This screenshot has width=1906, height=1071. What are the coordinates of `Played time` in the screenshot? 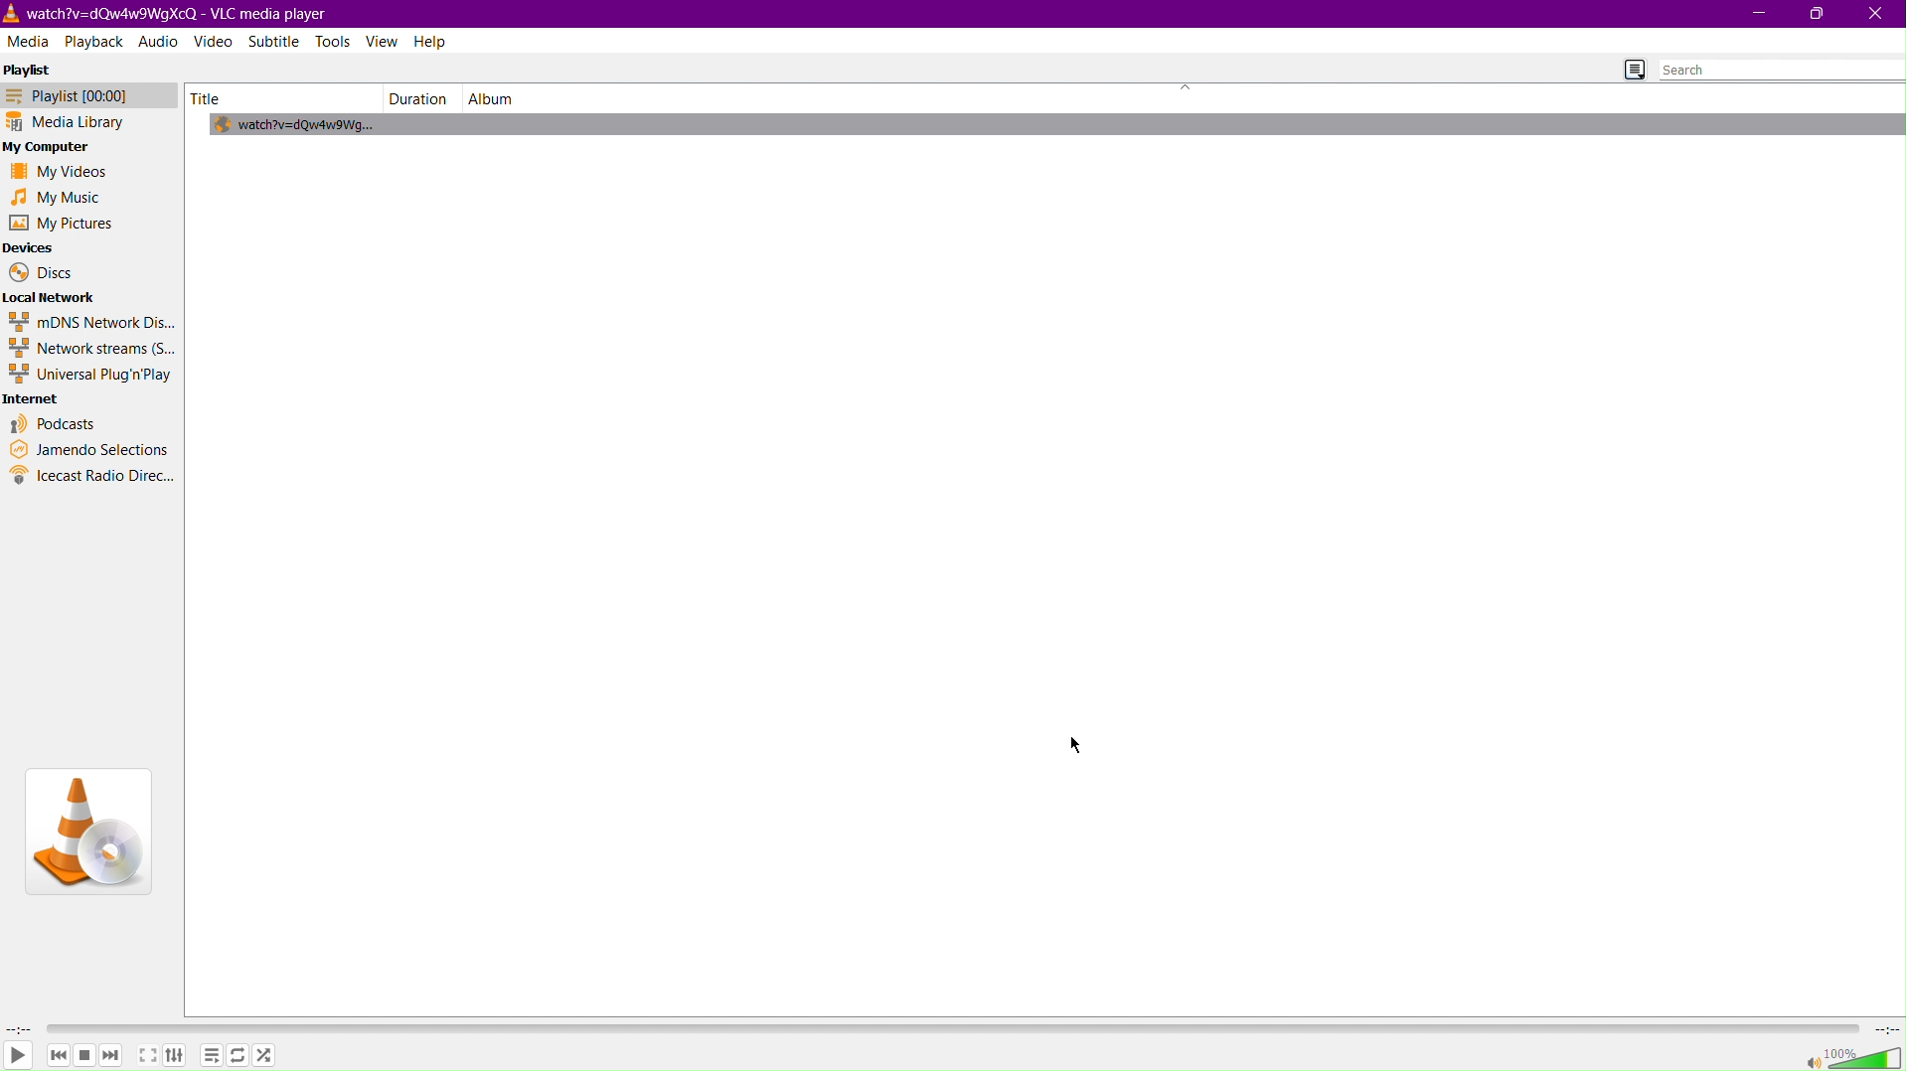 It's located at (19, 1029).